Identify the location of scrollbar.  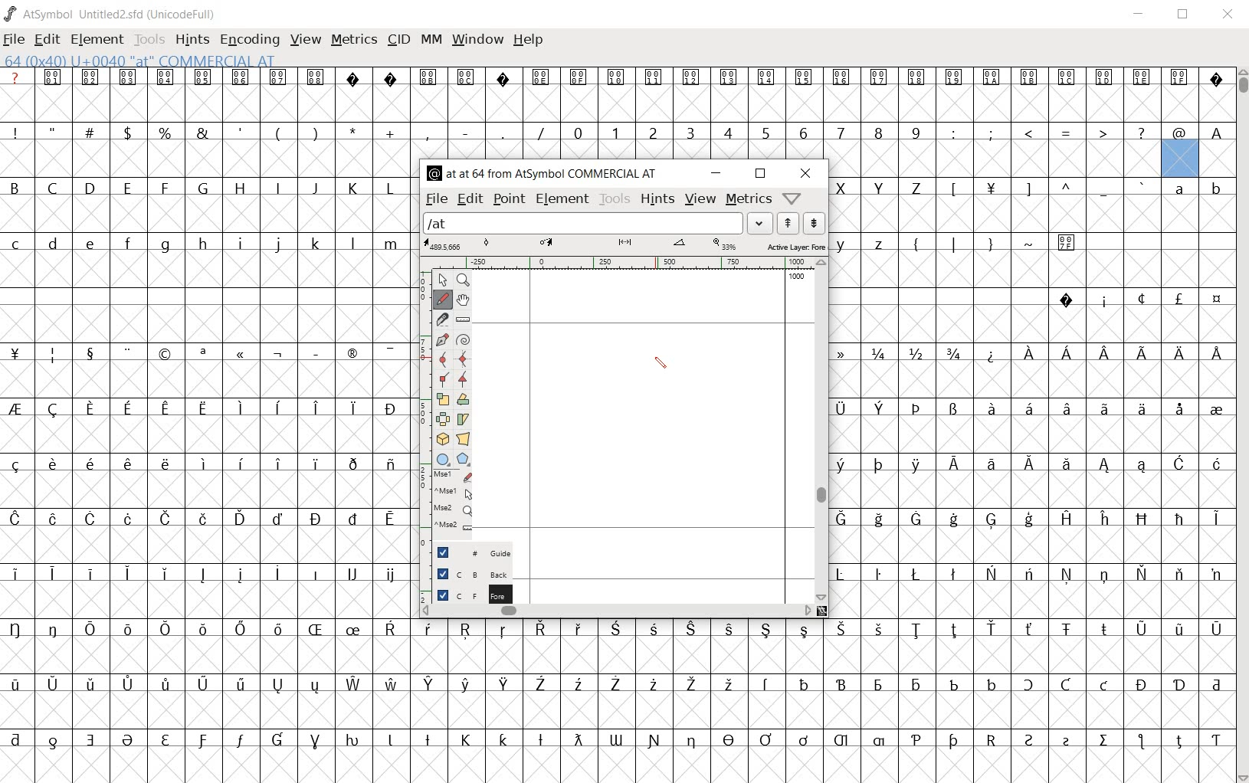
(617, 611).